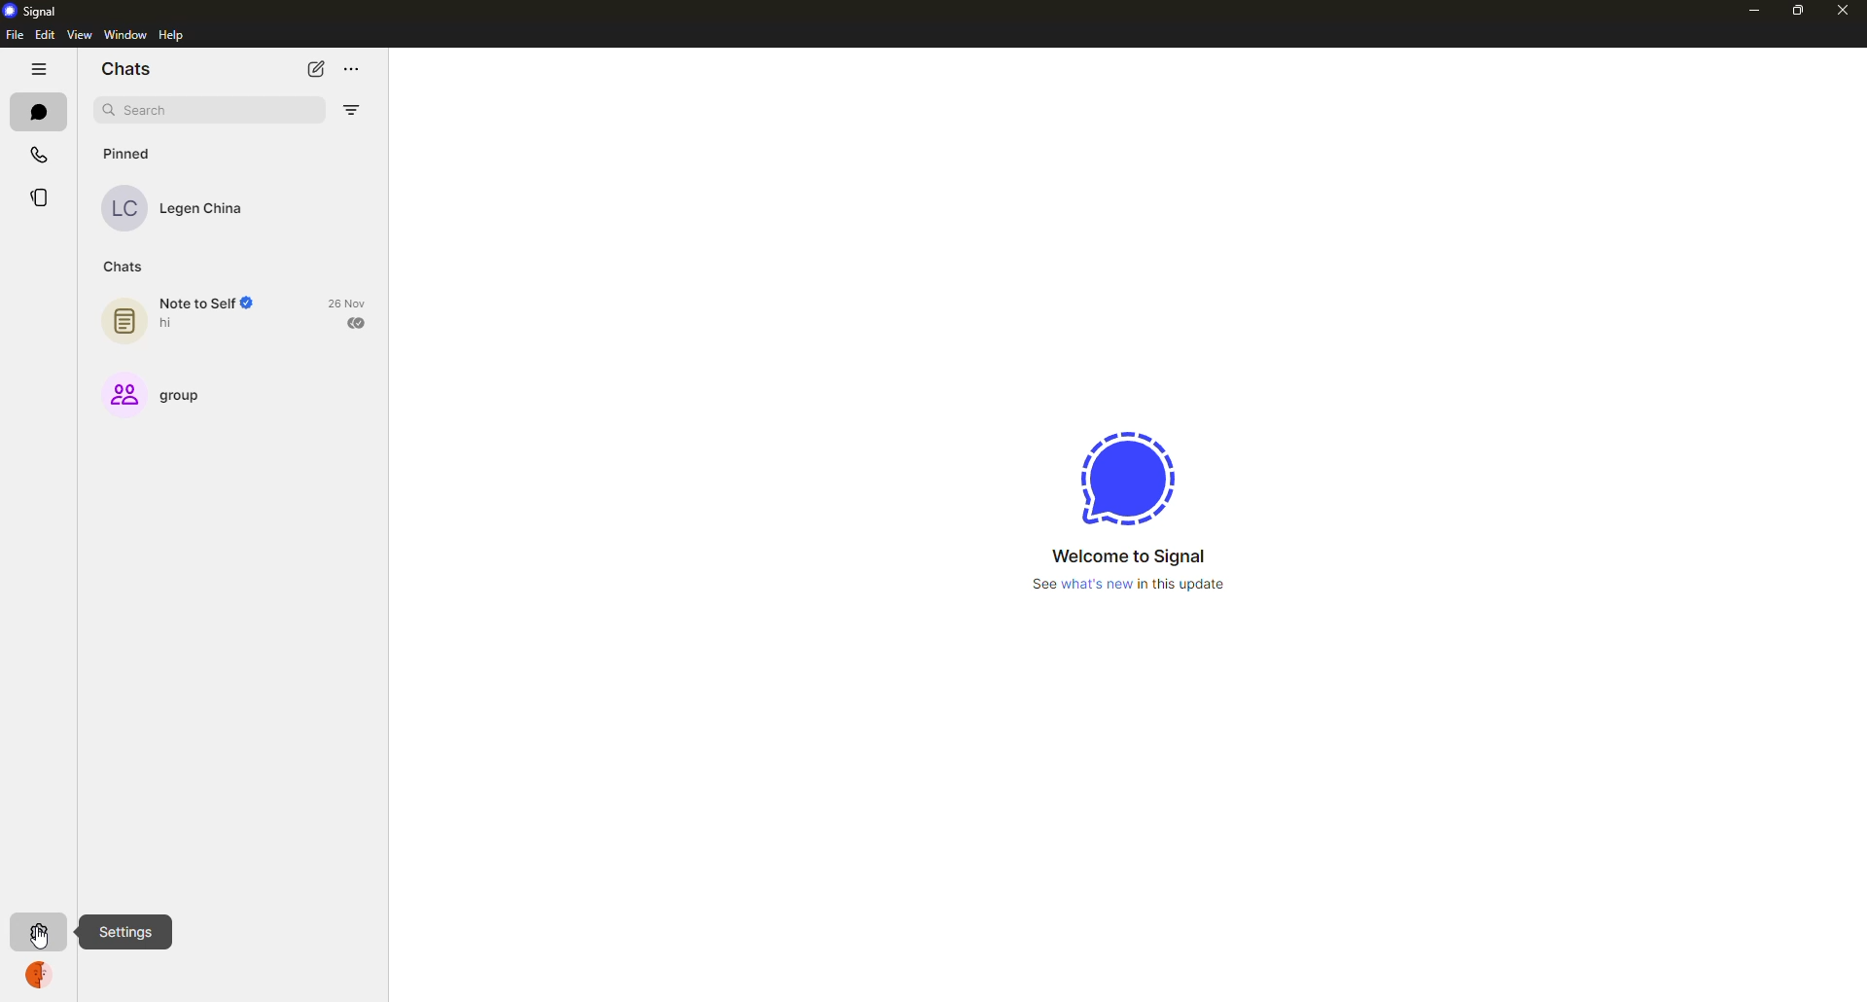 The height and width of the screenshot is (1002, 1867). What do you see at coordinates (33, 10) in the screenshot?
I see `signal` at bounding box center [33, 10].